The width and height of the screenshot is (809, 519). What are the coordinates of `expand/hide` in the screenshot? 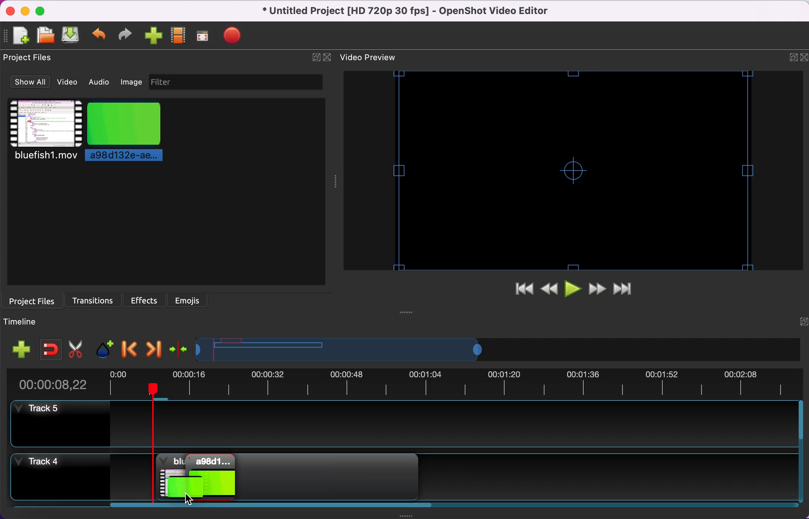 It's located at (314, 58).